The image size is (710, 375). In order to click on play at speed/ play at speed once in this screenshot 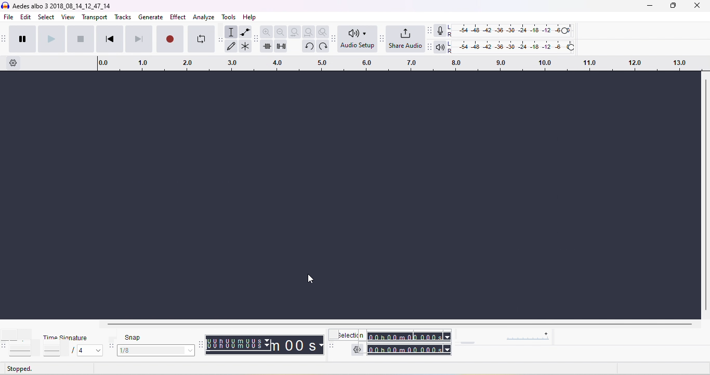, I will do `click(468, 338)`.